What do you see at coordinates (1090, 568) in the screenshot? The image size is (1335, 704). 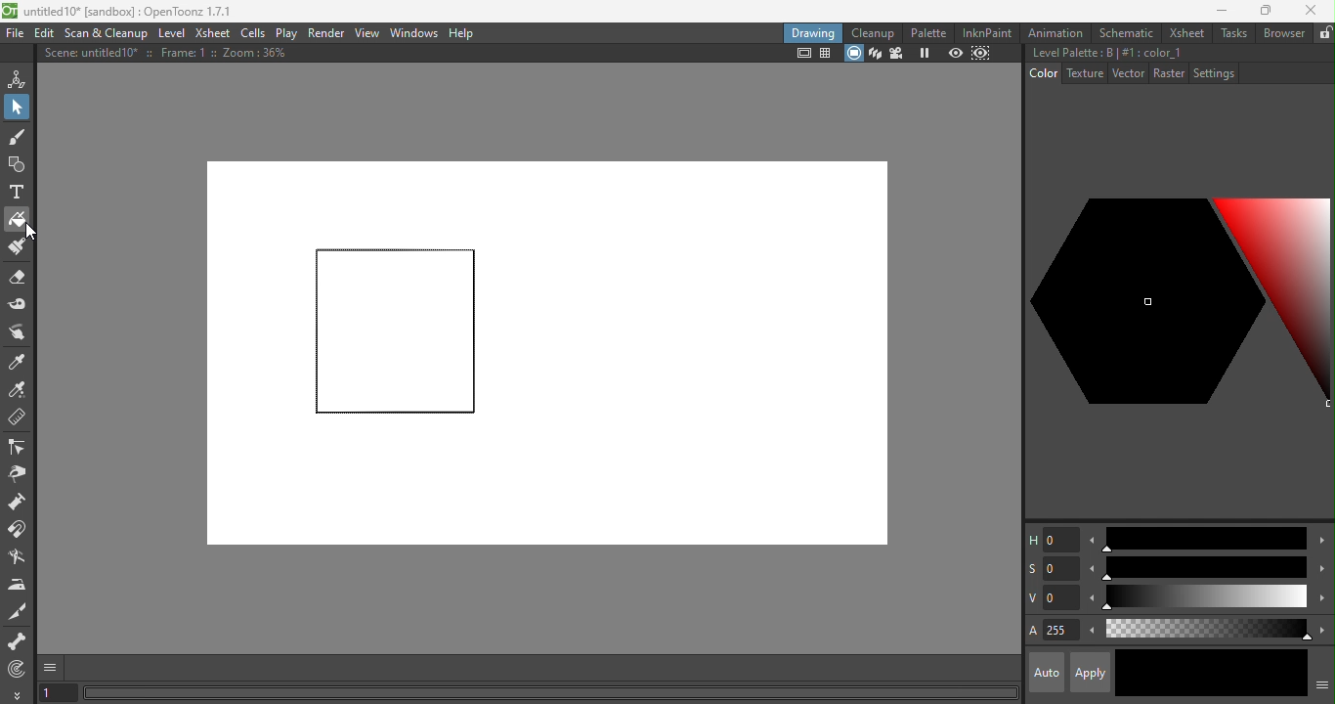 I see `Decrease` at bounding box center [1090, 568].